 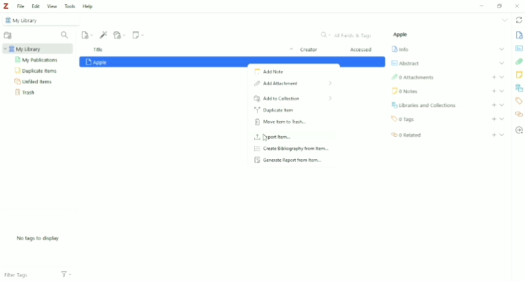 I want to click on Tags, so click(x=519, y=101).